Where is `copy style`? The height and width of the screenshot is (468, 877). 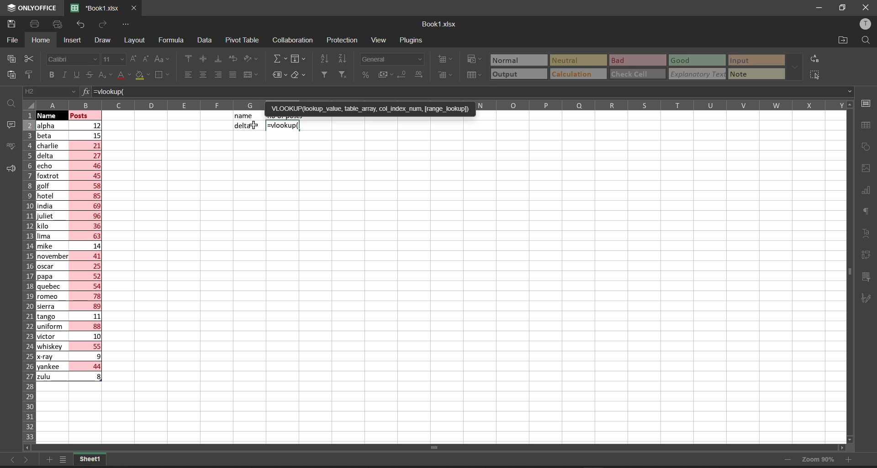
copy style is located at coordinates (32, 74).